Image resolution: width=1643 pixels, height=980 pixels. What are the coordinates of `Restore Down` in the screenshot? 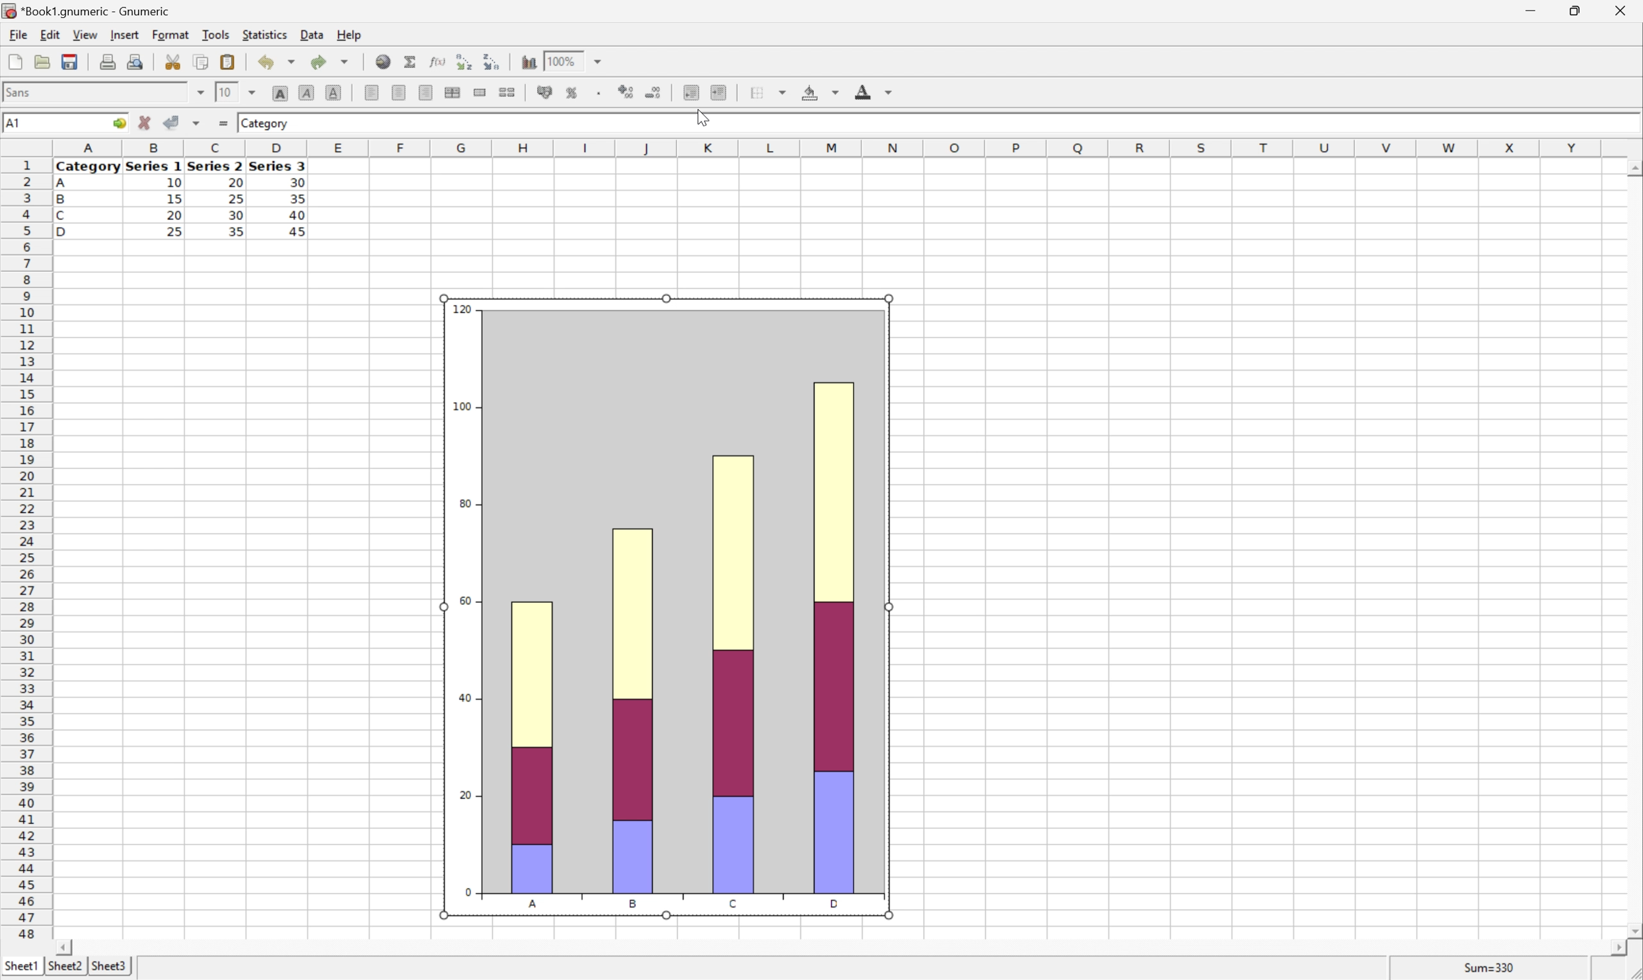 It's located at (1568, 11).